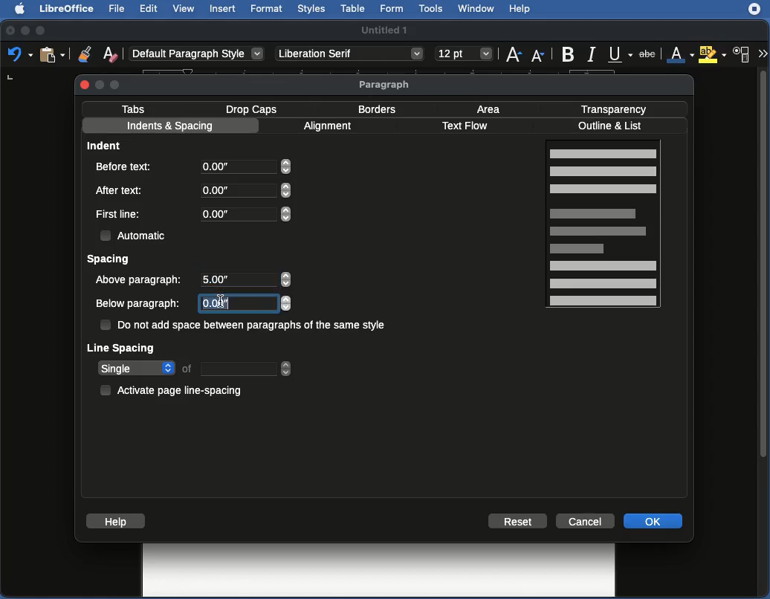 This screenshot has height=599, width=770. Describe the element at coordinates (140, 279) in the screenshot. I see `Above paragraph` at that location.